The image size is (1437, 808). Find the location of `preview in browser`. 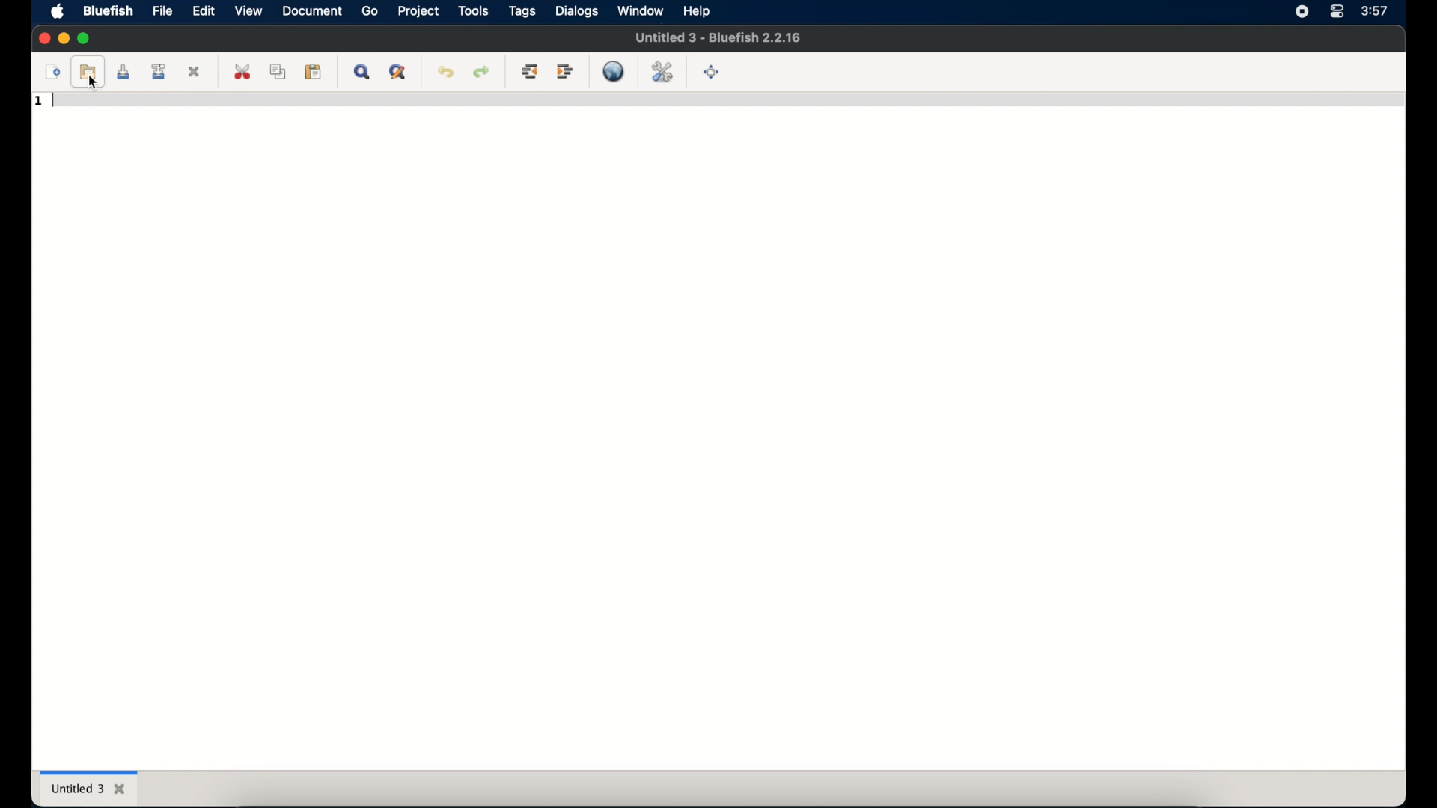

preview in browser is located at coordinates (615, 71).